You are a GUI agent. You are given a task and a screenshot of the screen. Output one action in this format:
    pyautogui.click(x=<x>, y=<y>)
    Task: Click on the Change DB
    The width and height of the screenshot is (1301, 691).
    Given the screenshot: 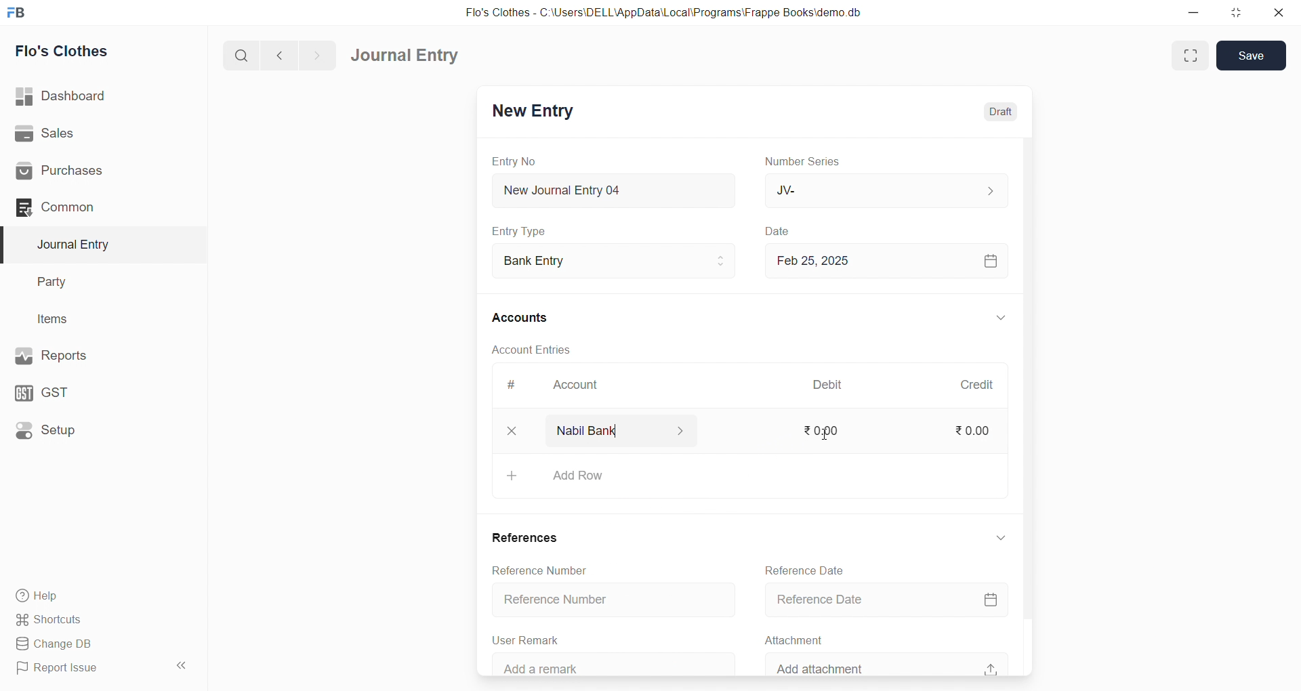 What is the action you would take?
    pyautogui.click(x=97, y=644)
    